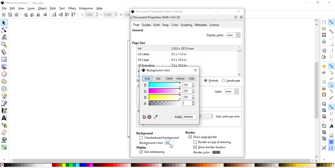 The image size is (335, 168). I want to click on snap midpoints of bounding box edges, so click(332, 50).